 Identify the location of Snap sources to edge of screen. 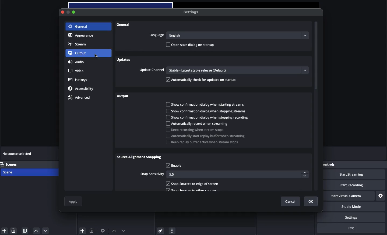
(193, 185).